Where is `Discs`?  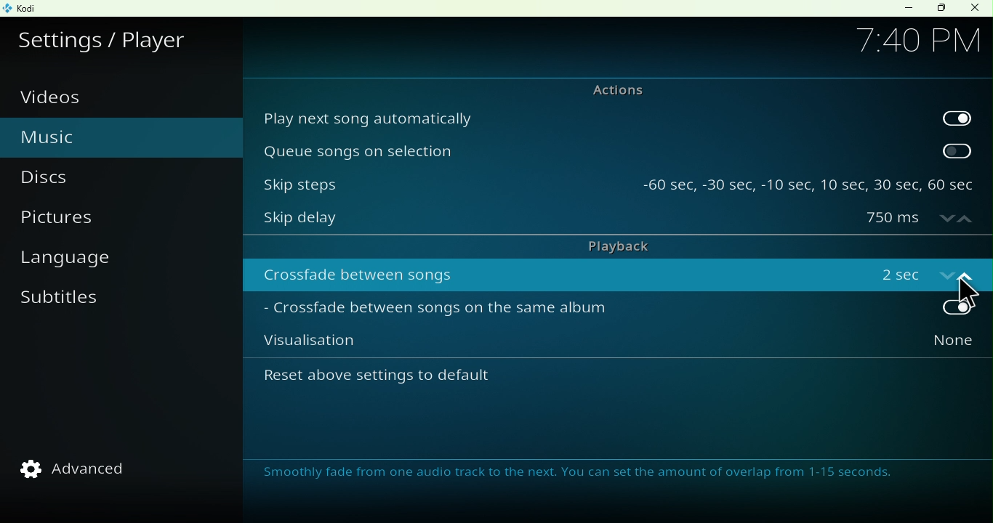 Discs is located at coordinates (66, 178).